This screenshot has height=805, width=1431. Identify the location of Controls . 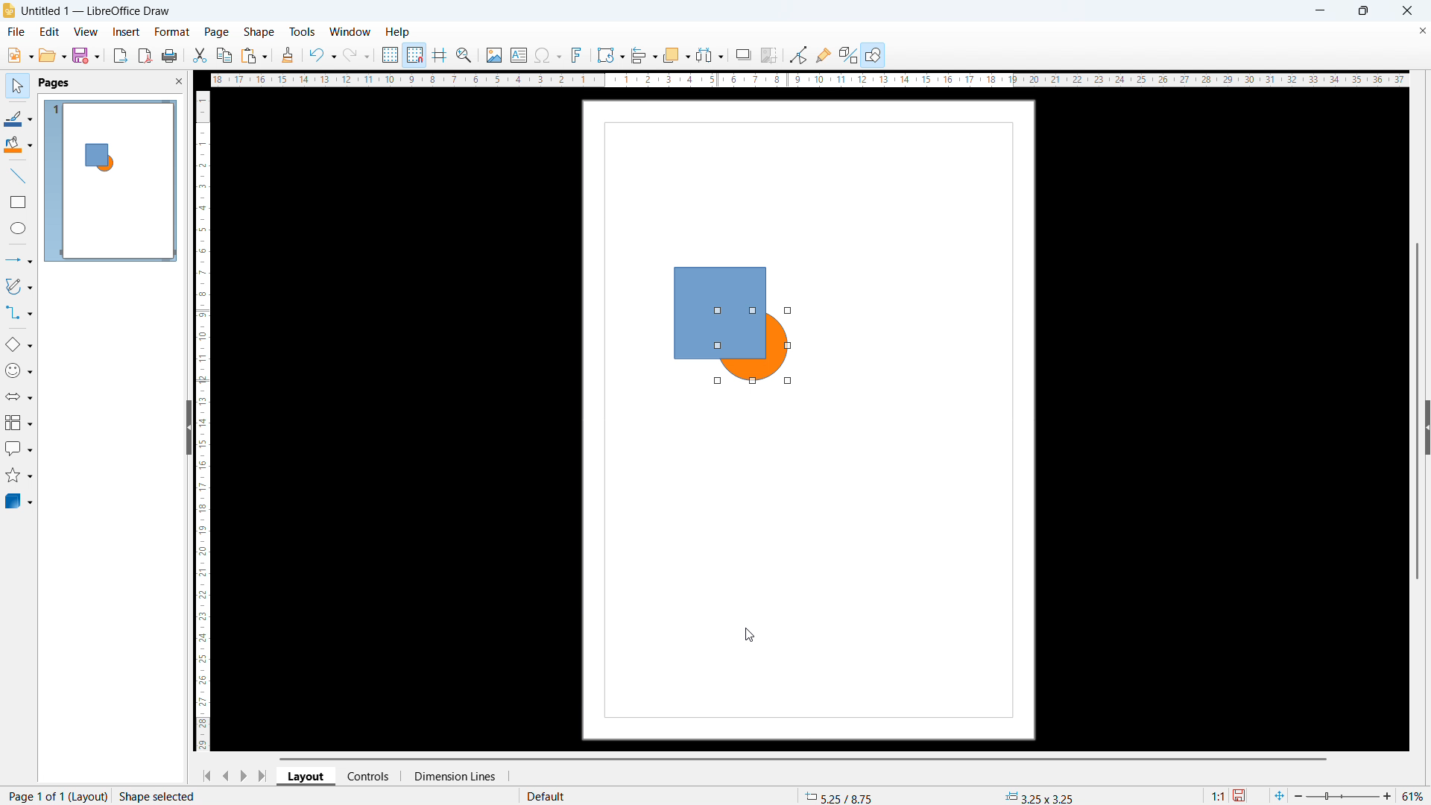
(370, 777).